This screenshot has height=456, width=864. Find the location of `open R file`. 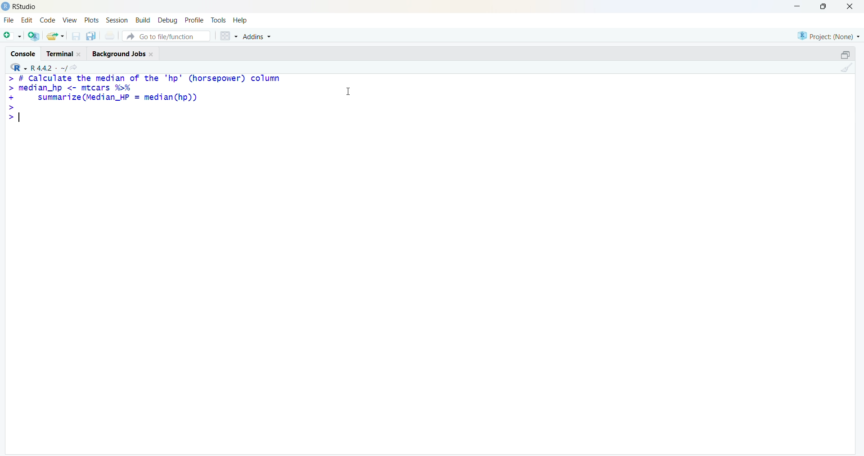

open R file is located at coordinates (33, 36).